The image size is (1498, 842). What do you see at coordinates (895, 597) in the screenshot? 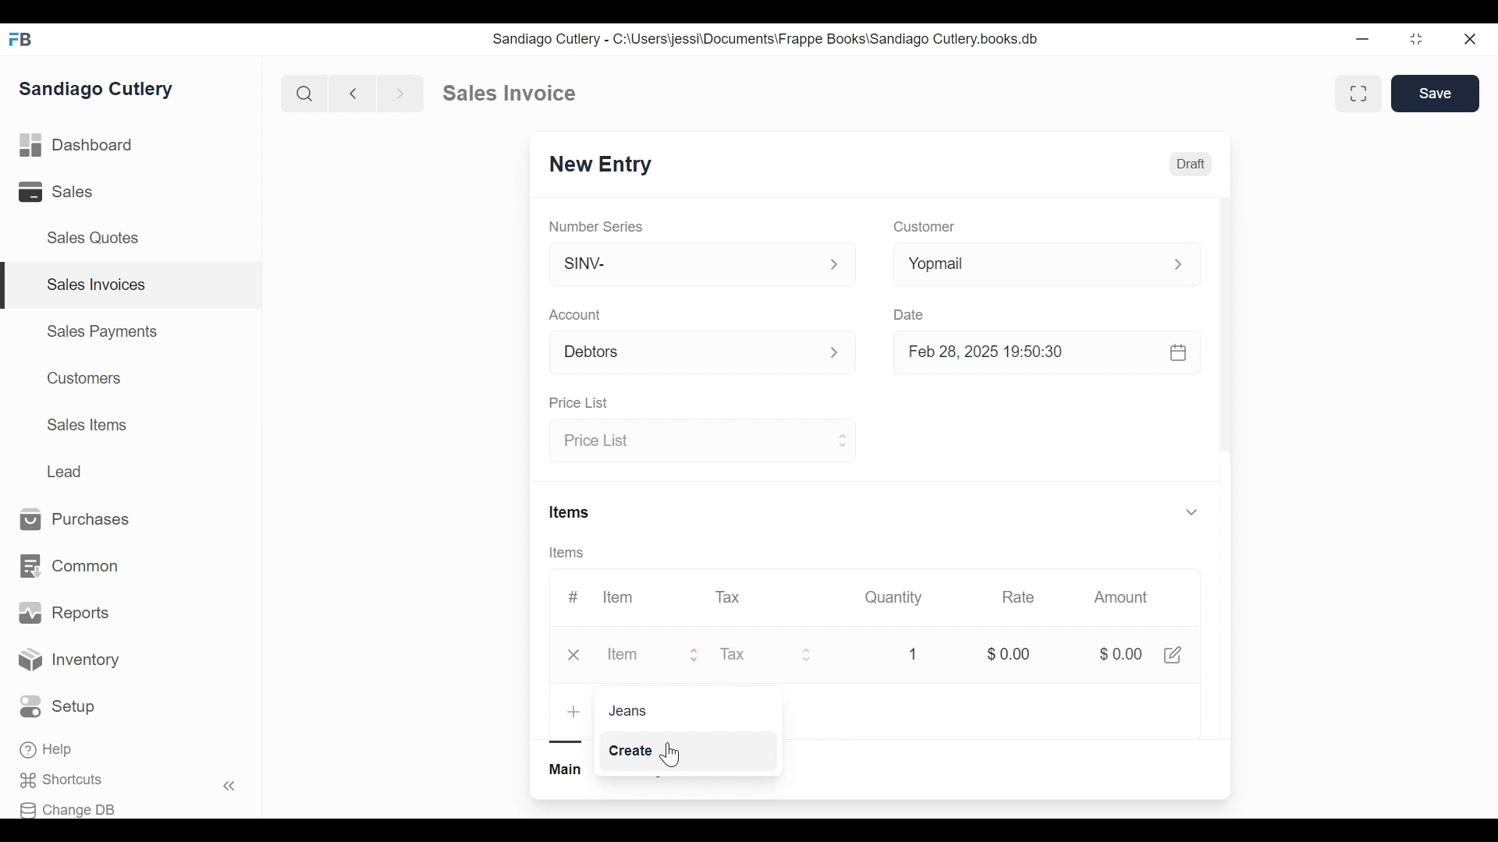
I see `Quantity` at bounding box center [895, 597].